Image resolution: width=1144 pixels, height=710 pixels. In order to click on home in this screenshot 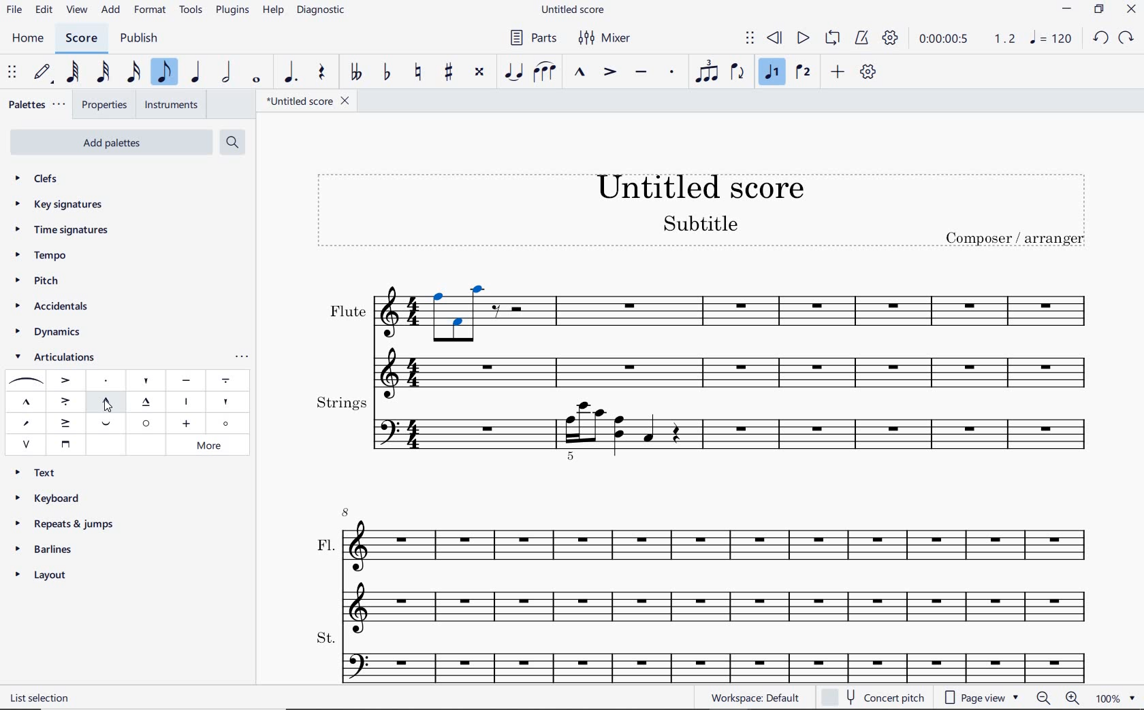, I will do `click(31, 39)`.